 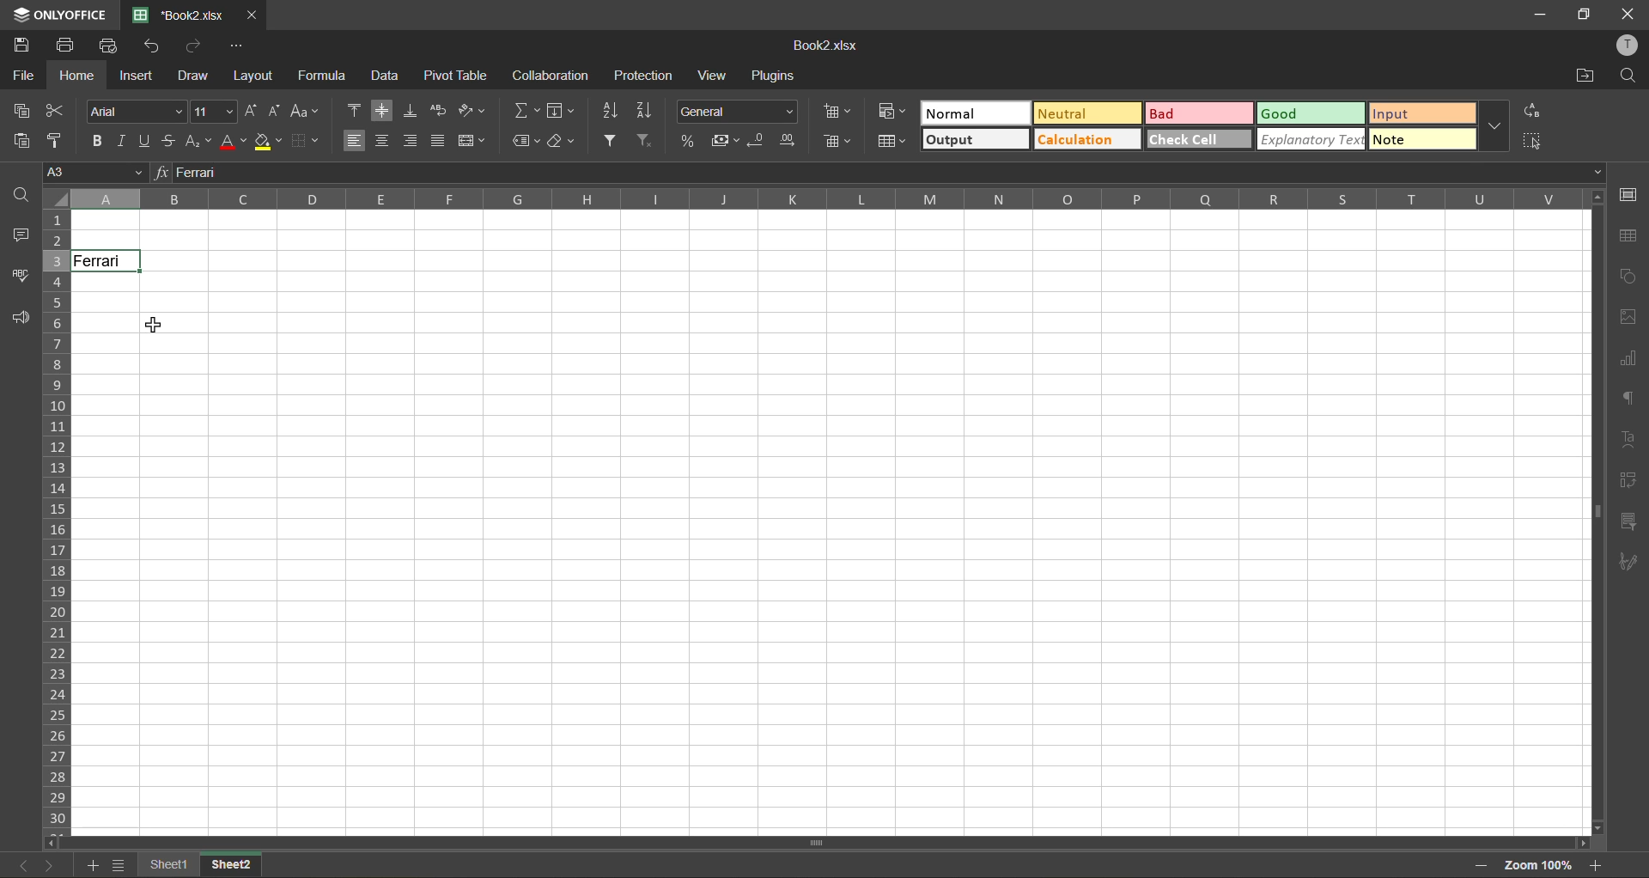 I want to click on neutral, so click(x=1086, y=113).